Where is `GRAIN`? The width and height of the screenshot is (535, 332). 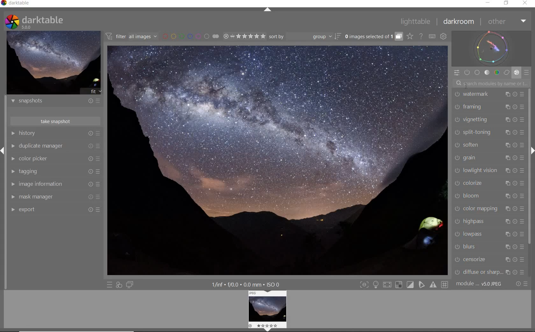
GRAIN is located at coordinates (467, 158).